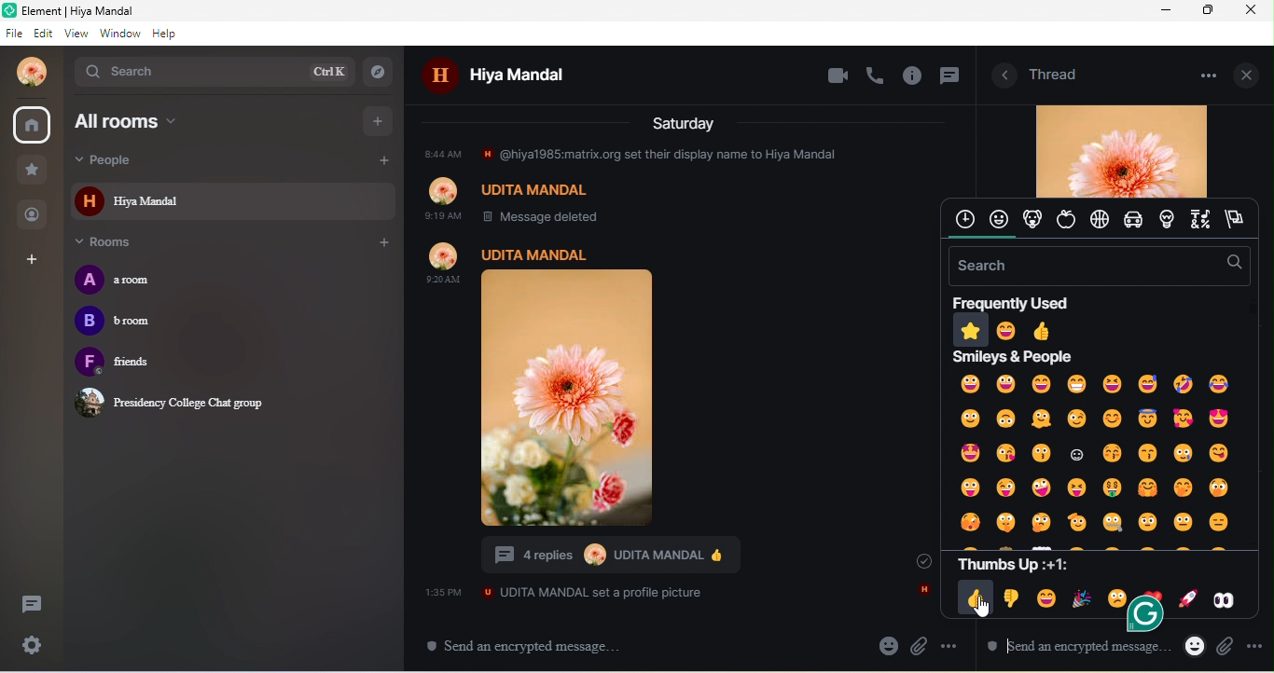  I want to click on minimize, so click(1166, 11).